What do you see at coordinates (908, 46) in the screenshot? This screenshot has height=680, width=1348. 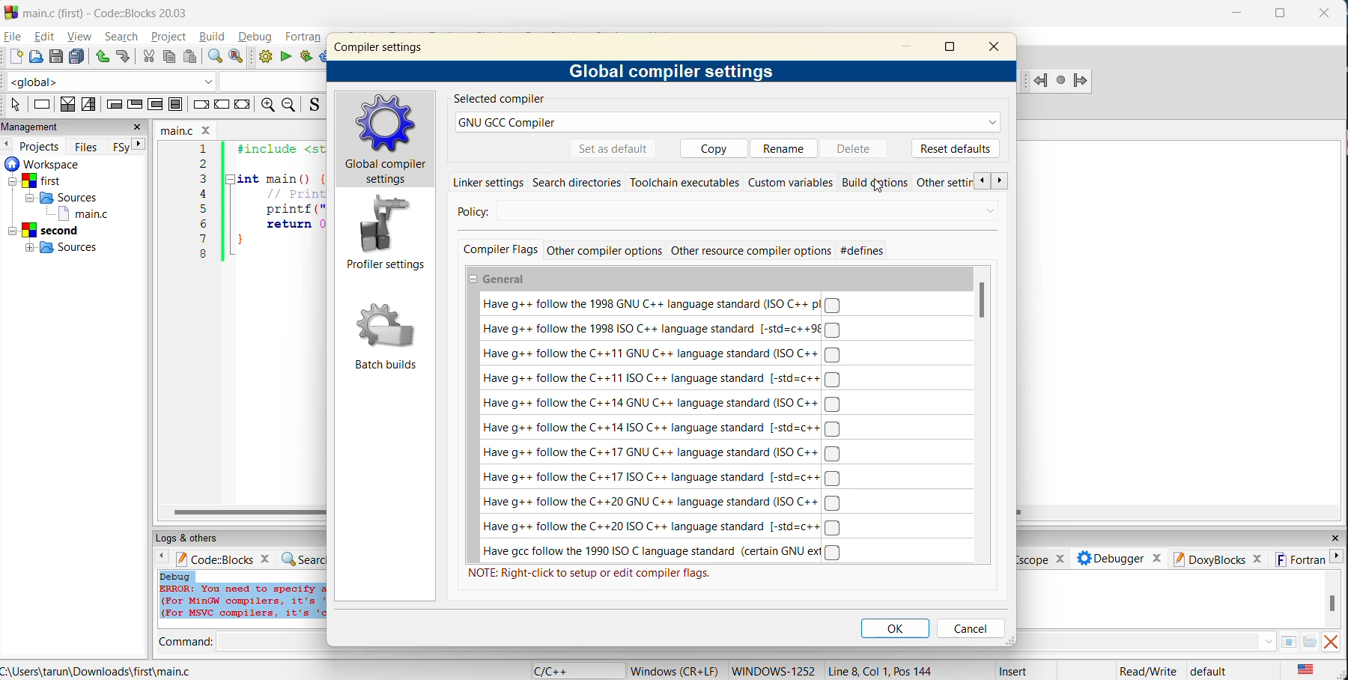 I see `minimize` at bounding box center [908, 46].